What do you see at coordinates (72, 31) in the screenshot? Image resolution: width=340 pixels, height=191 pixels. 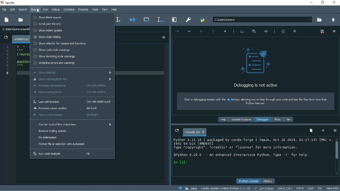 I see `Show indent guides` at bounding box center [72, 31].